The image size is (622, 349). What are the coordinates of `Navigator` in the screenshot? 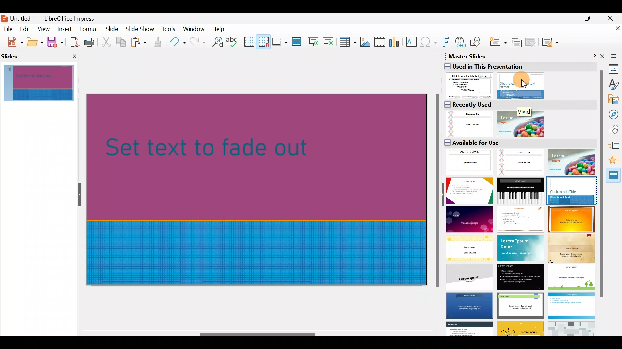 It's located at (615, 115).